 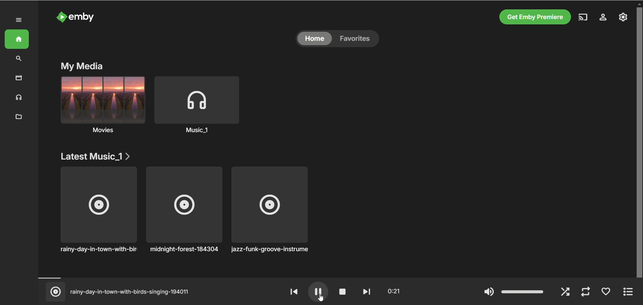 What do you see at coordinates (184, 210) in the screenshot?
I see `midnight-forest-184304` at bounding box center [184, 210].